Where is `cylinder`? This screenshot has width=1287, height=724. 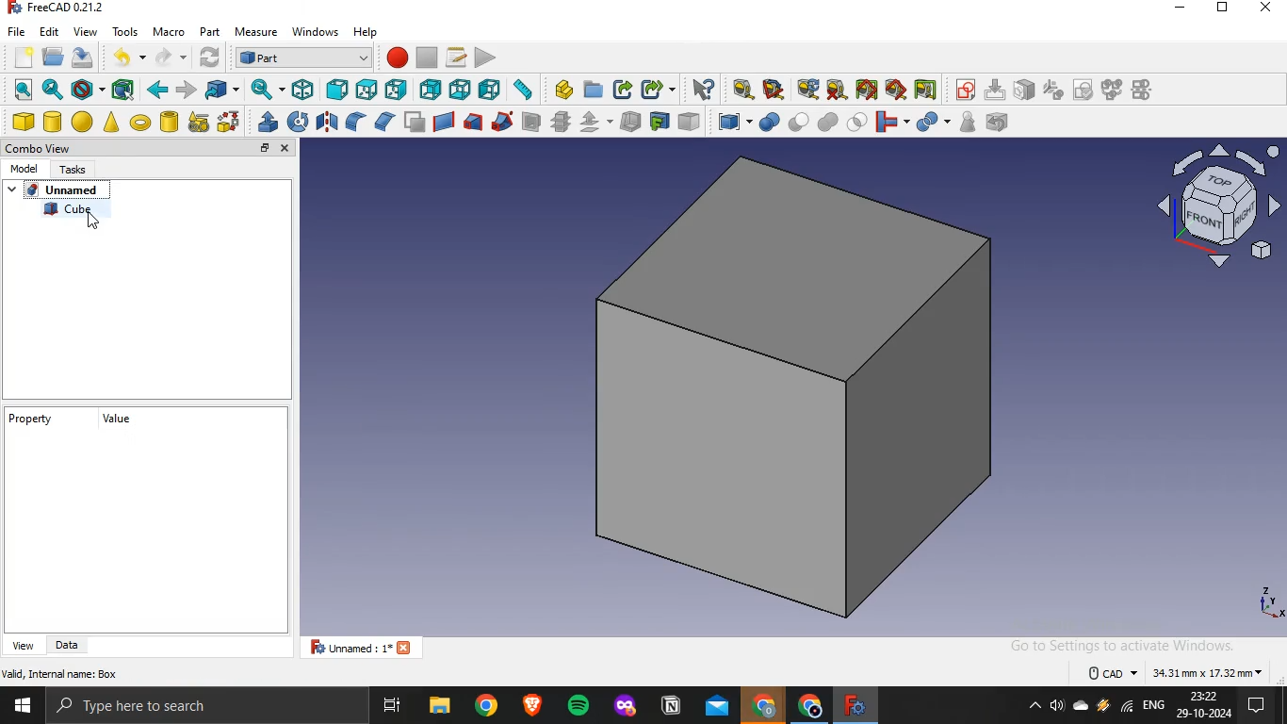
cylinder is located at coordinates (54, 122).